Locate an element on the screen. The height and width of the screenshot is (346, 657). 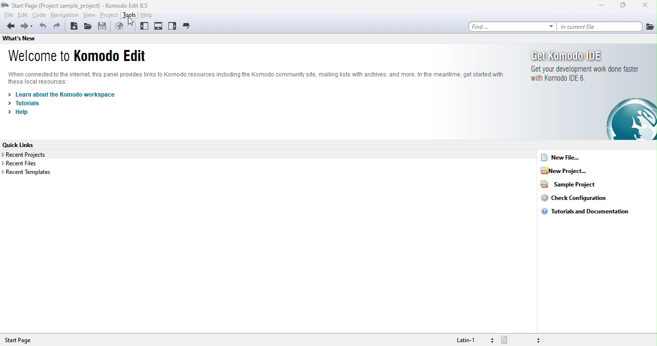
tools is located at coordinates (130, 15).